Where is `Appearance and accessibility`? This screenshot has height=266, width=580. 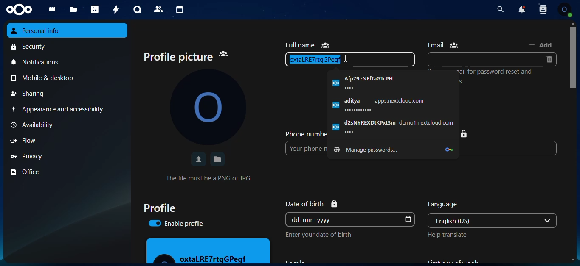 Appearance and accessibility is located at coordinates (67, 109).